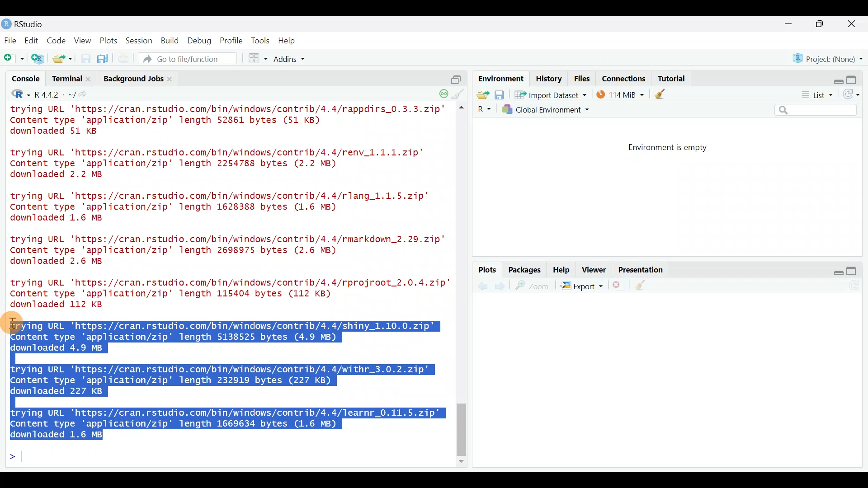  What do you see at coordinates (548, 95) in the screenshot?
I see `* Import Dataset *` at bounding box center [548, 95].